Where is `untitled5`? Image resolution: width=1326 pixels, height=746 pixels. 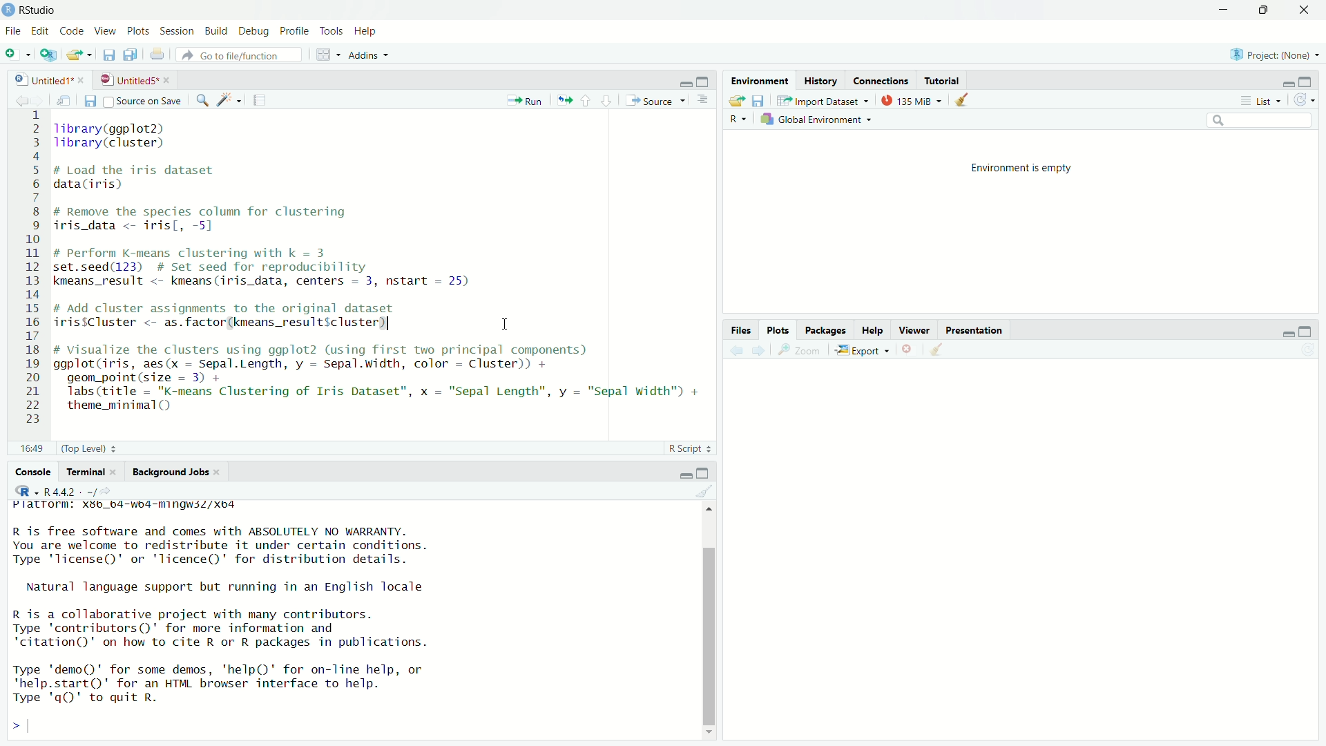 untitled5 is located at coordinates (126, 78).